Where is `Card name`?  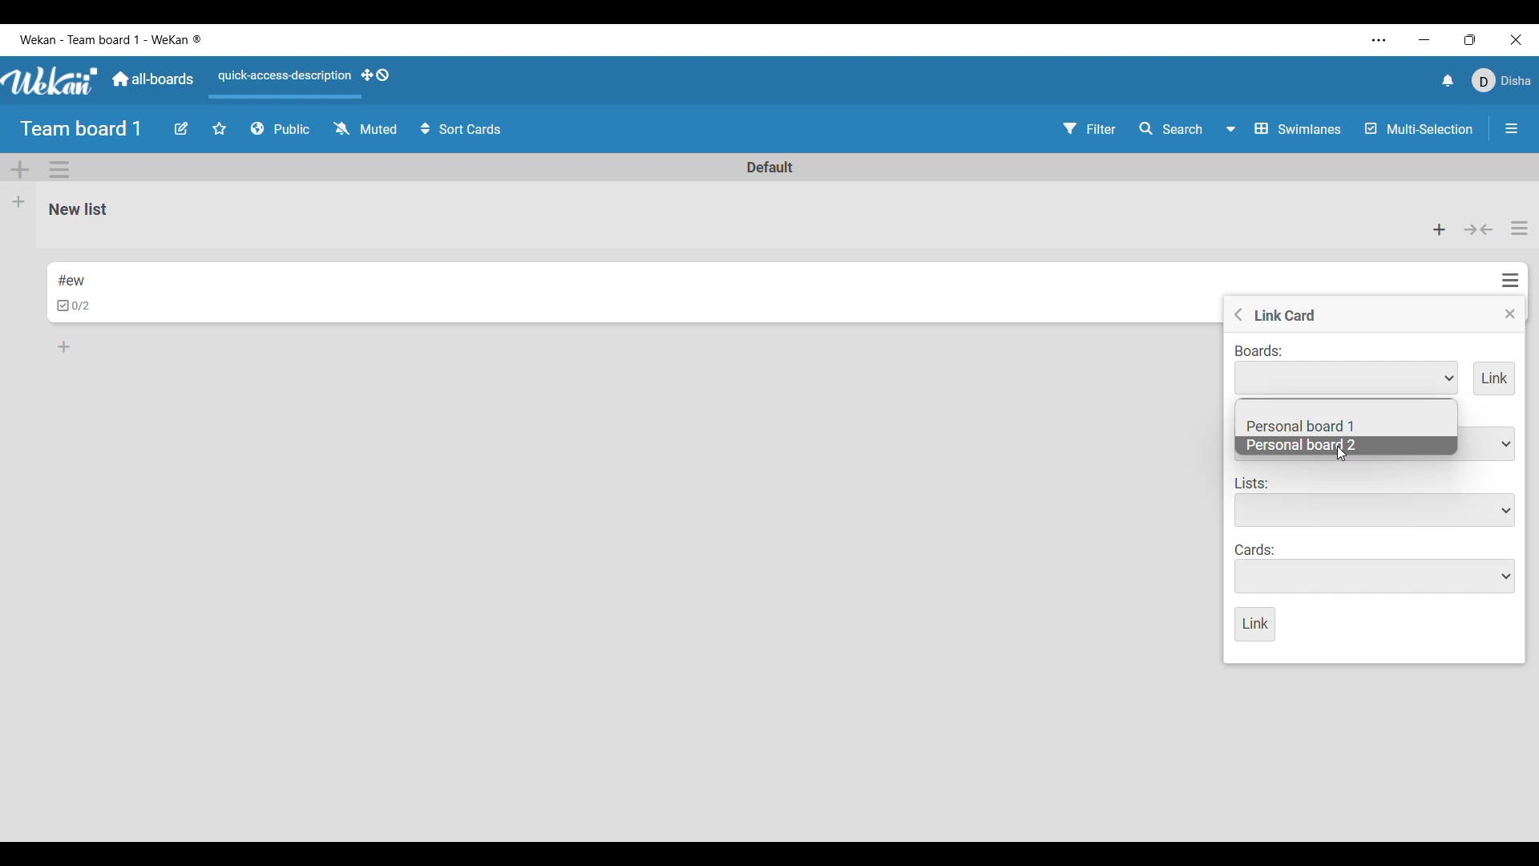
Card name is located at coordinates (71, 281).